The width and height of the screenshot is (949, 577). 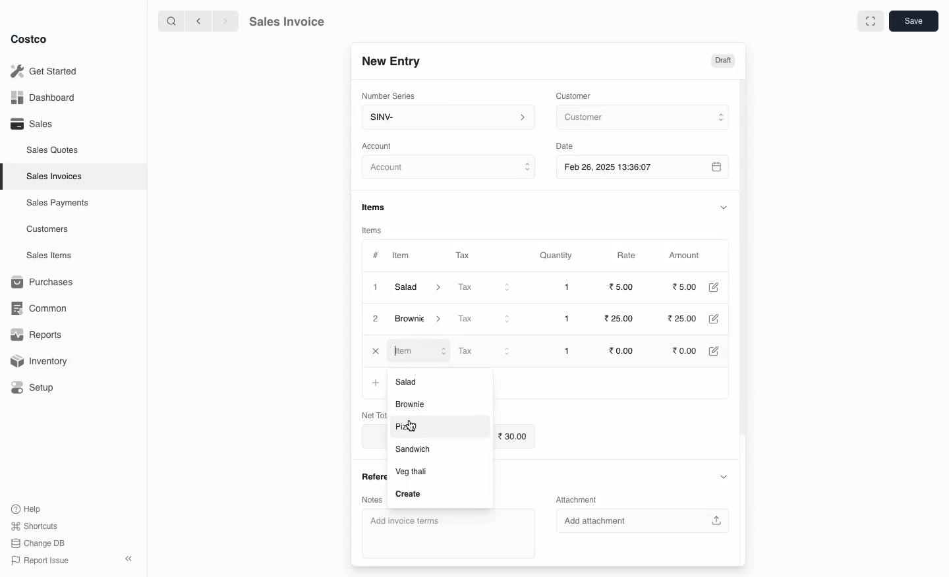 I want to click on cursor, so click(x=414, y=425).